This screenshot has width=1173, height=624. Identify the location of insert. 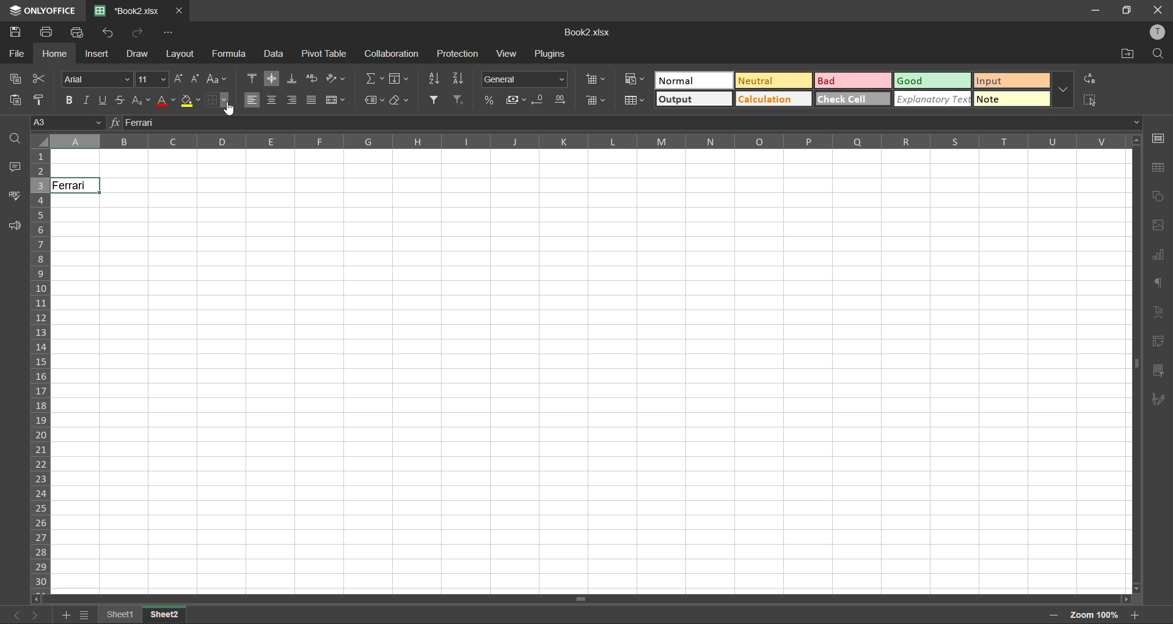
(97, 54).